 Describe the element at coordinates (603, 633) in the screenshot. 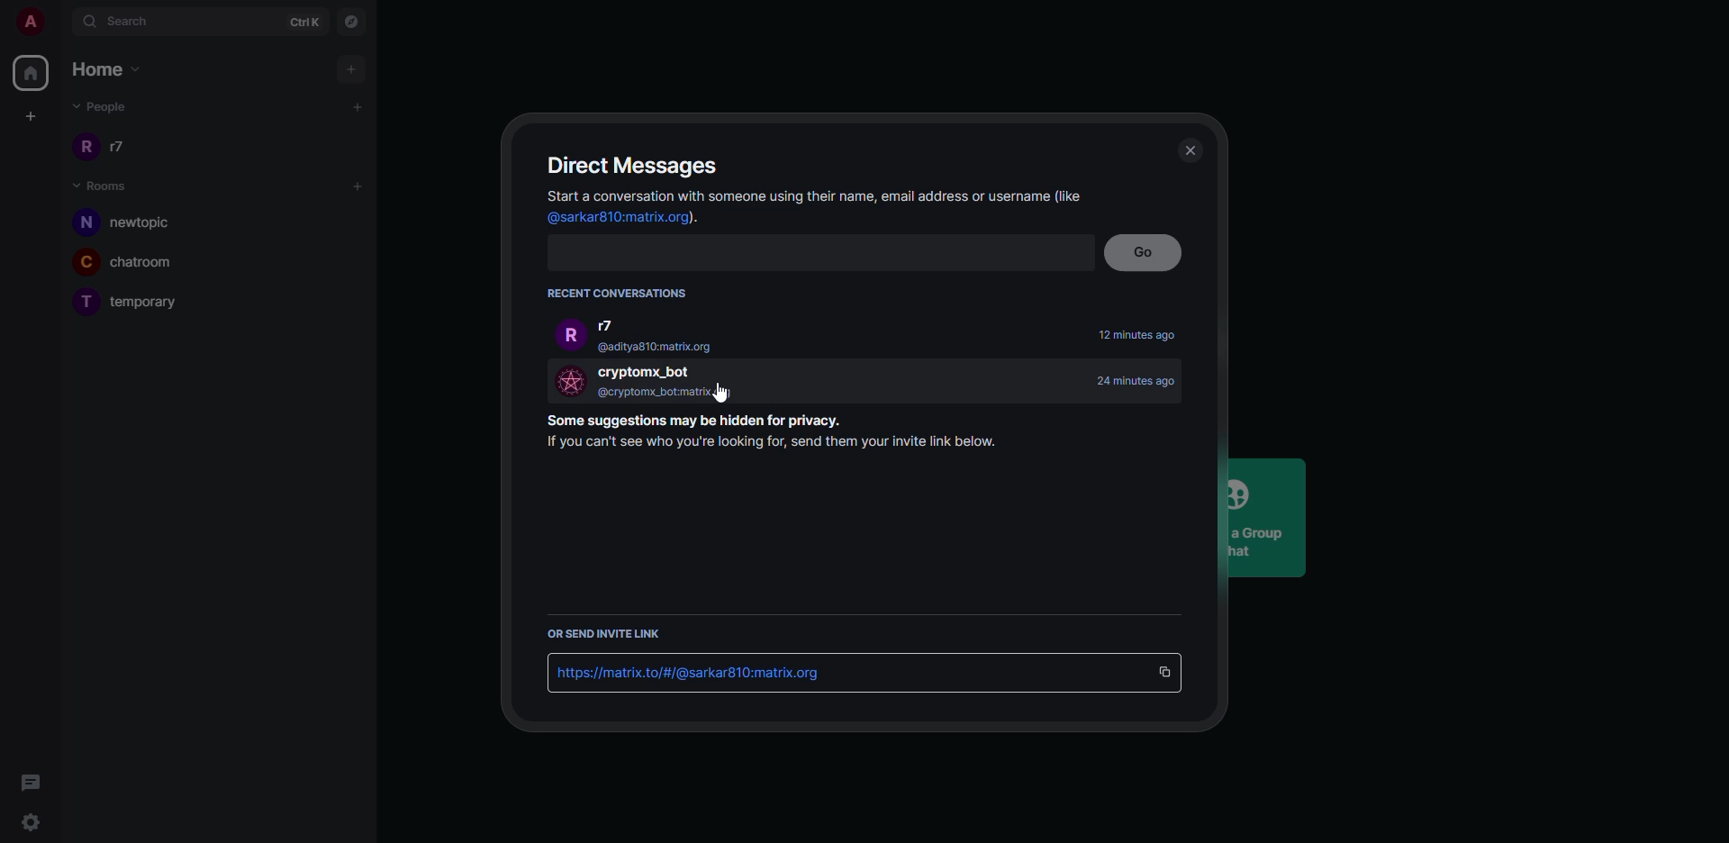

I see `send link` at that location.